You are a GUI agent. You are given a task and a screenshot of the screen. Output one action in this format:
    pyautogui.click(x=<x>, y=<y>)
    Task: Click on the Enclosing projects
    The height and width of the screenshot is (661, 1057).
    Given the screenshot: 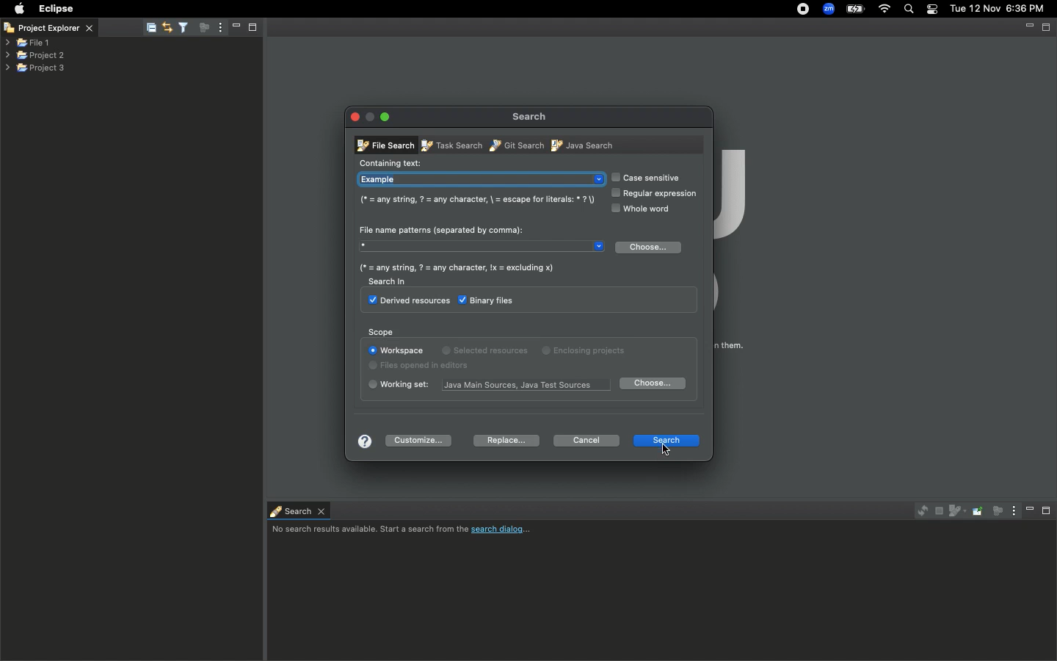 What is the action you would take?
    pyautogui.click(x=586, y=348)
    